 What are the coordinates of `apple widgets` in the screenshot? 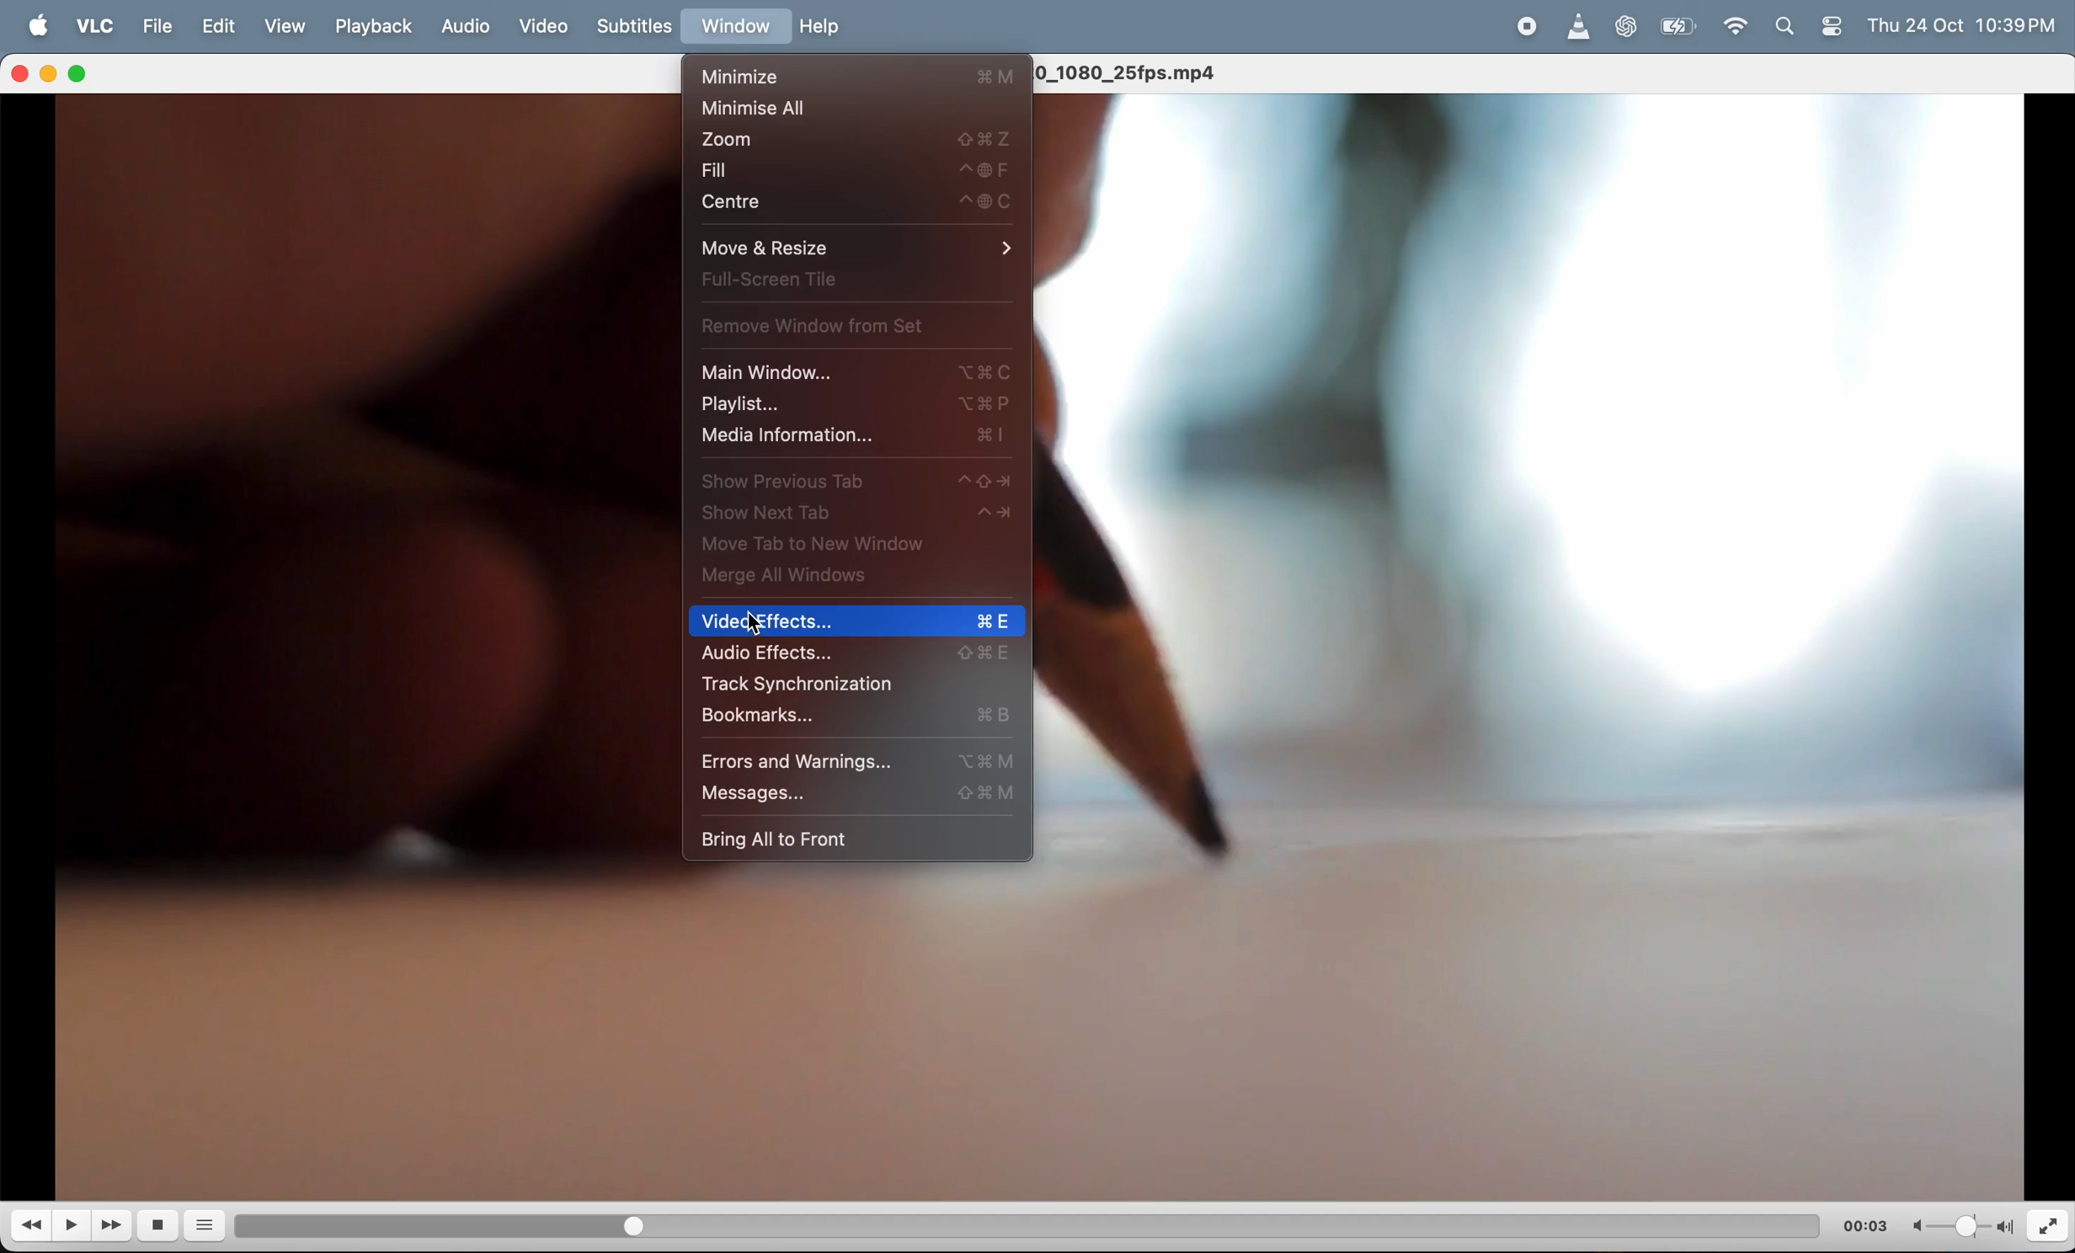 It's located at (1811, 27).